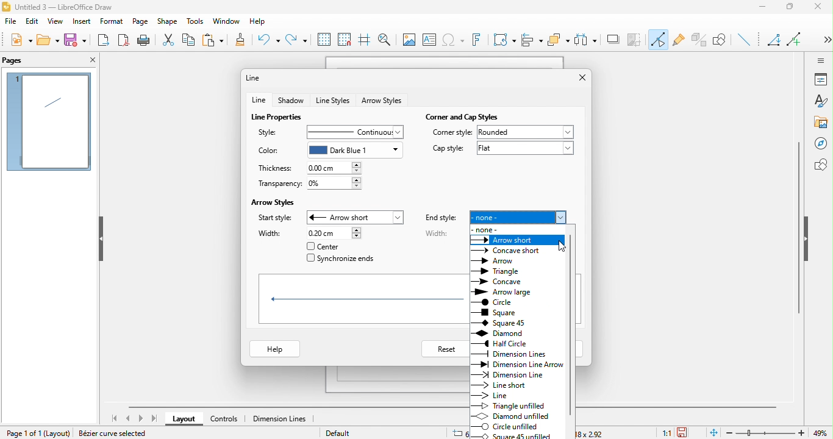 This screenshot has width=833, height=439. What do you see at coordinates (325, 247) in the screenshot?
I see `center` at bounding box center [325, 247].